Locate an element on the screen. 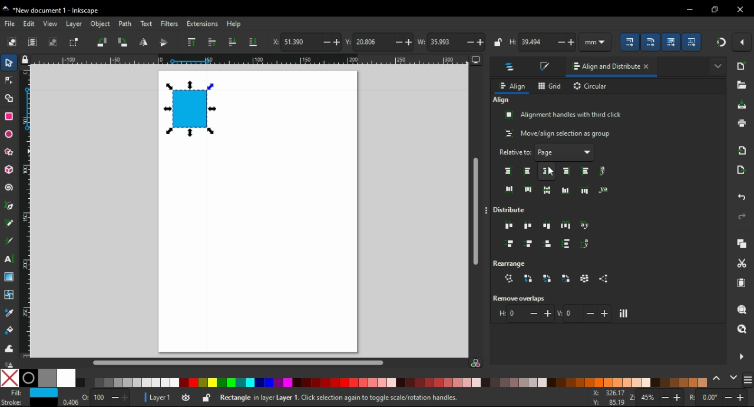  distribute horizontally with even spacing between right edges is located at coordinates (548, 225).